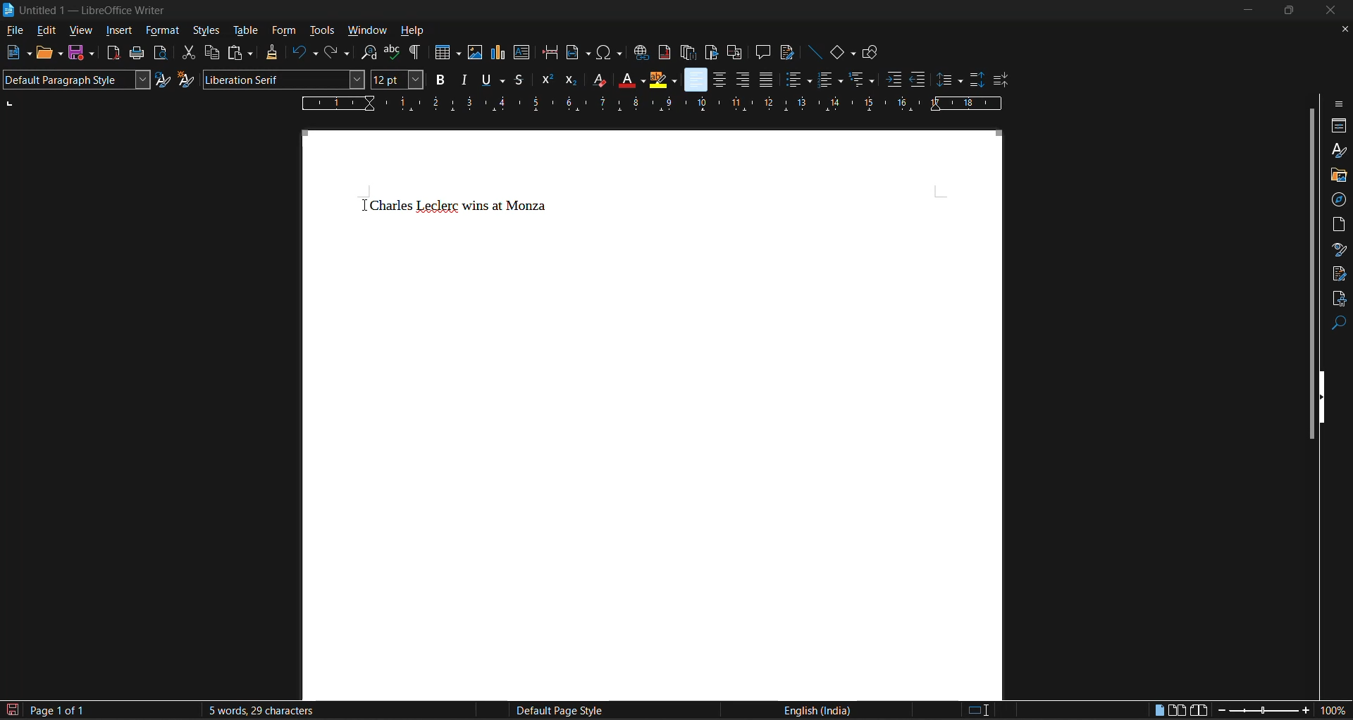 This screenshot has width=1353, height=720. I want to click on find and replace, so click(368, 53).